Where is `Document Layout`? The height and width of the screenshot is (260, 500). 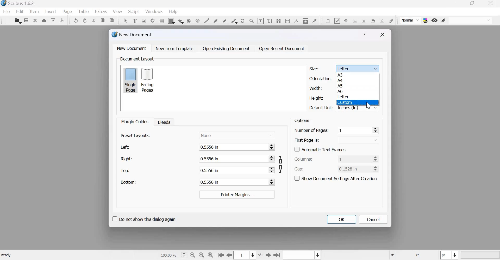
Document Layout is located at coordinates (136, 59).